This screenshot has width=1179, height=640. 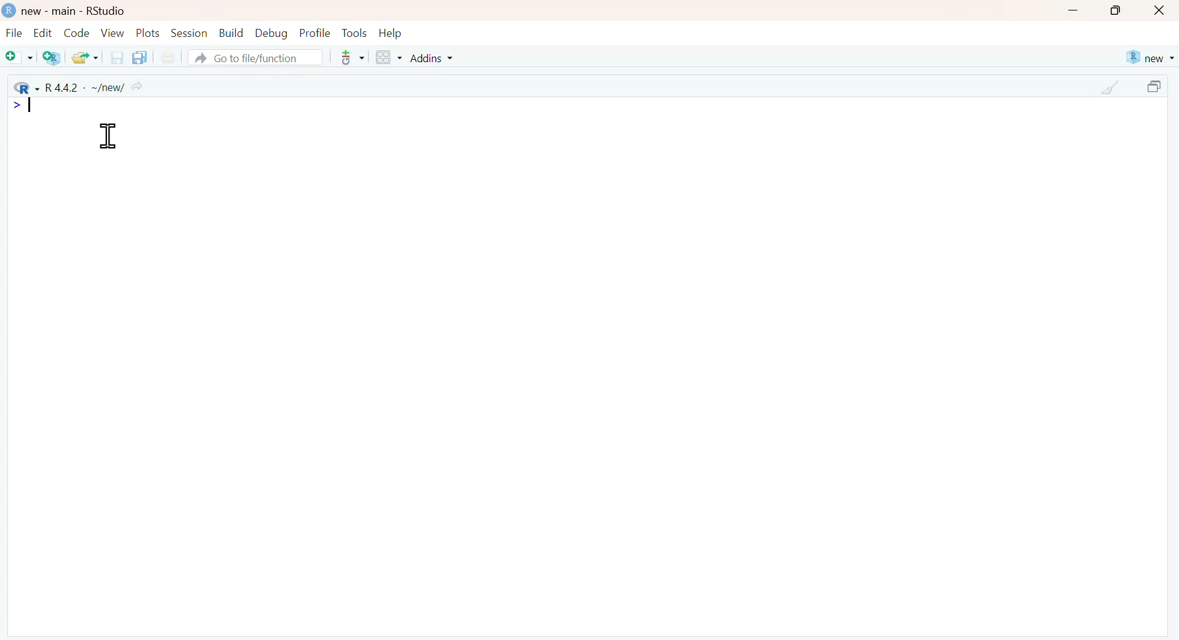 What do you see at coordinates (270, 33) in the screenshot?
I see `Debug` at bounding box center [270, 33].